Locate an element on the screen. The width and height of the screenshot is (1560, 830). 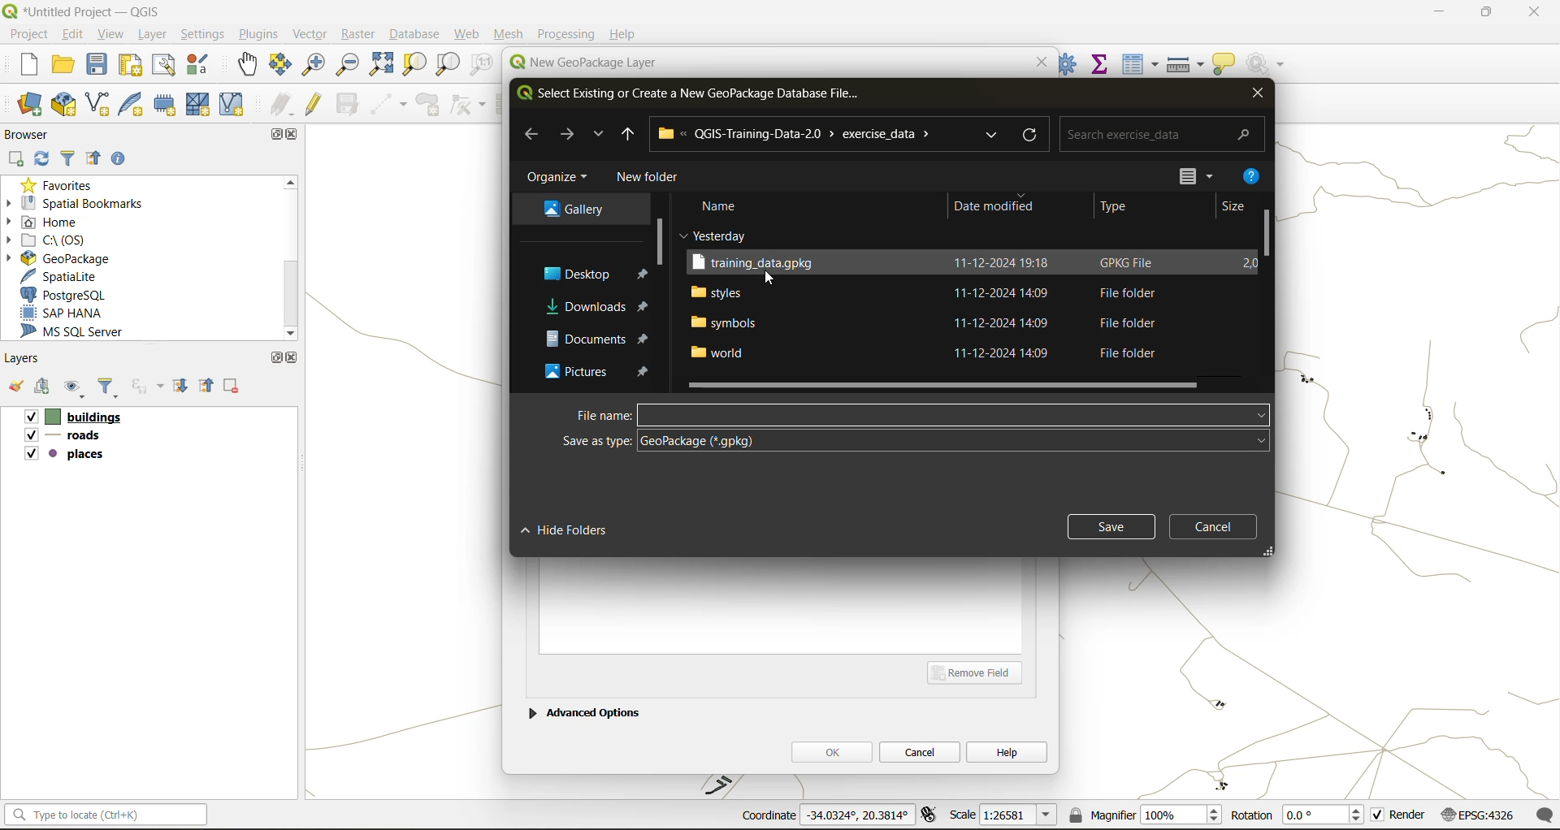
remove is located at coordinates (232, 388).